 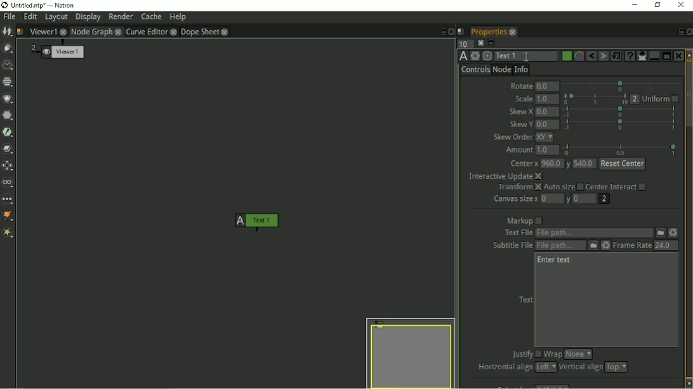 I want to click on File, so click(x=10, y=17).